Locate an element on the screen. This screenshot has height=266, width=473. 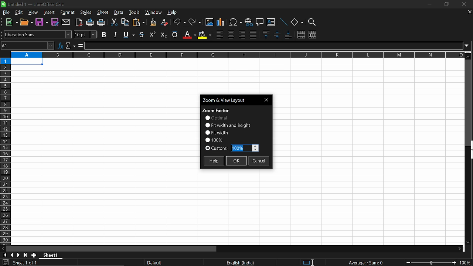
align bottom is located at coordinates (289, 35).